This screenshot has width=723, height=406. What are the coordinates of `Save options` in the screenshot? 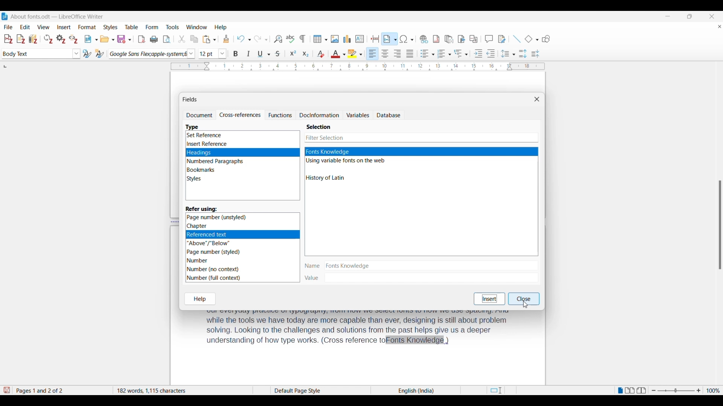 It's located at (124, 39).